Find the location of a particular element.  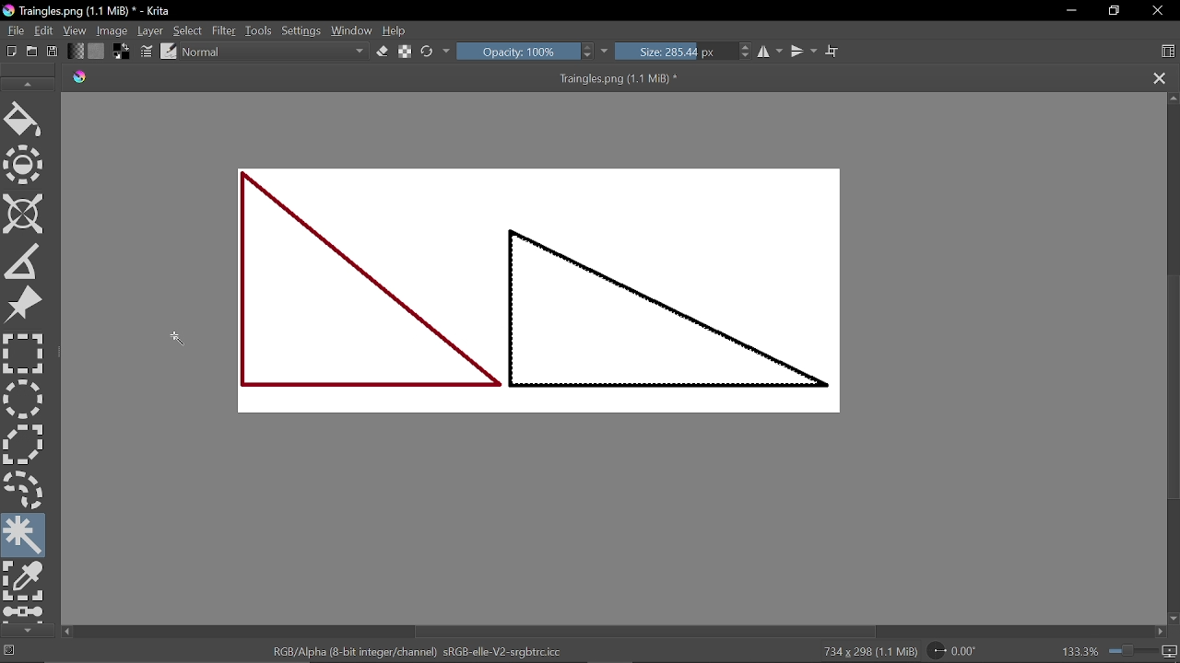

Settings is located at coordinates (303, 30).